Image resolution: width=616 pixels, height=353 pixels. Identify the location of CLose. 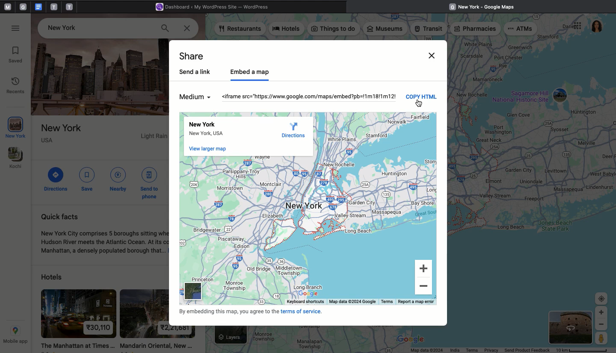
(431, 53).